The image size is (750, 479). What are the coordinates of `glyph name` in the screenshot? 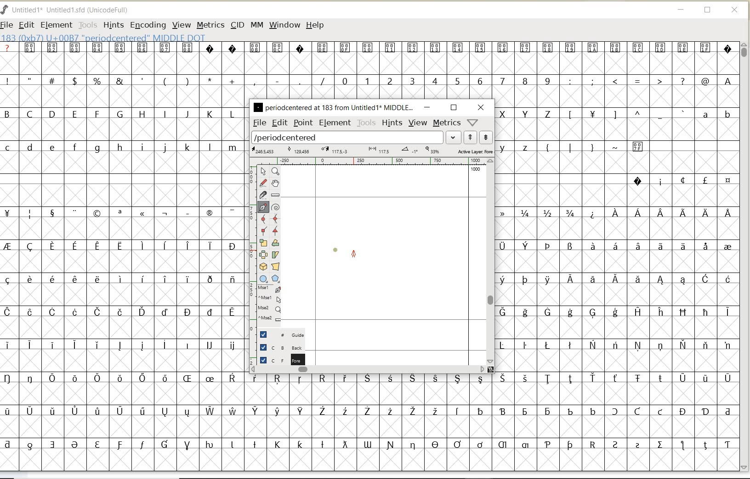 It's located at (333, 107).